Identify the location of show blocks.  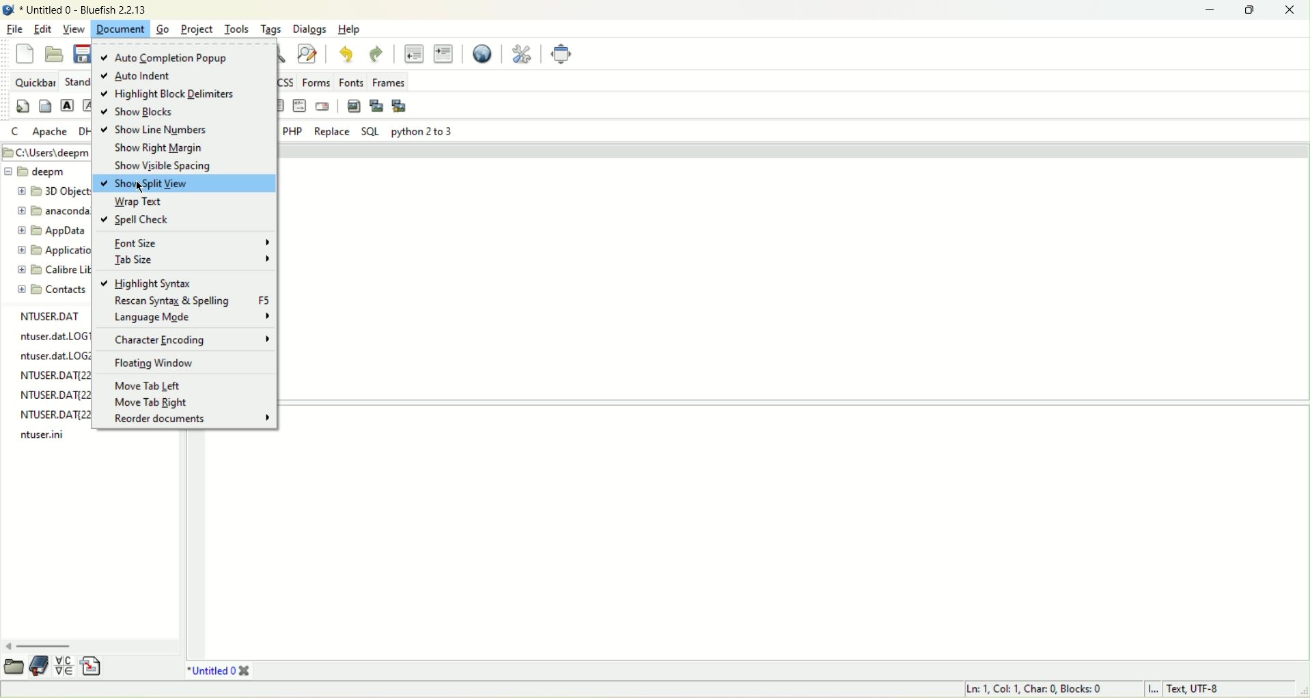
(165, 111).